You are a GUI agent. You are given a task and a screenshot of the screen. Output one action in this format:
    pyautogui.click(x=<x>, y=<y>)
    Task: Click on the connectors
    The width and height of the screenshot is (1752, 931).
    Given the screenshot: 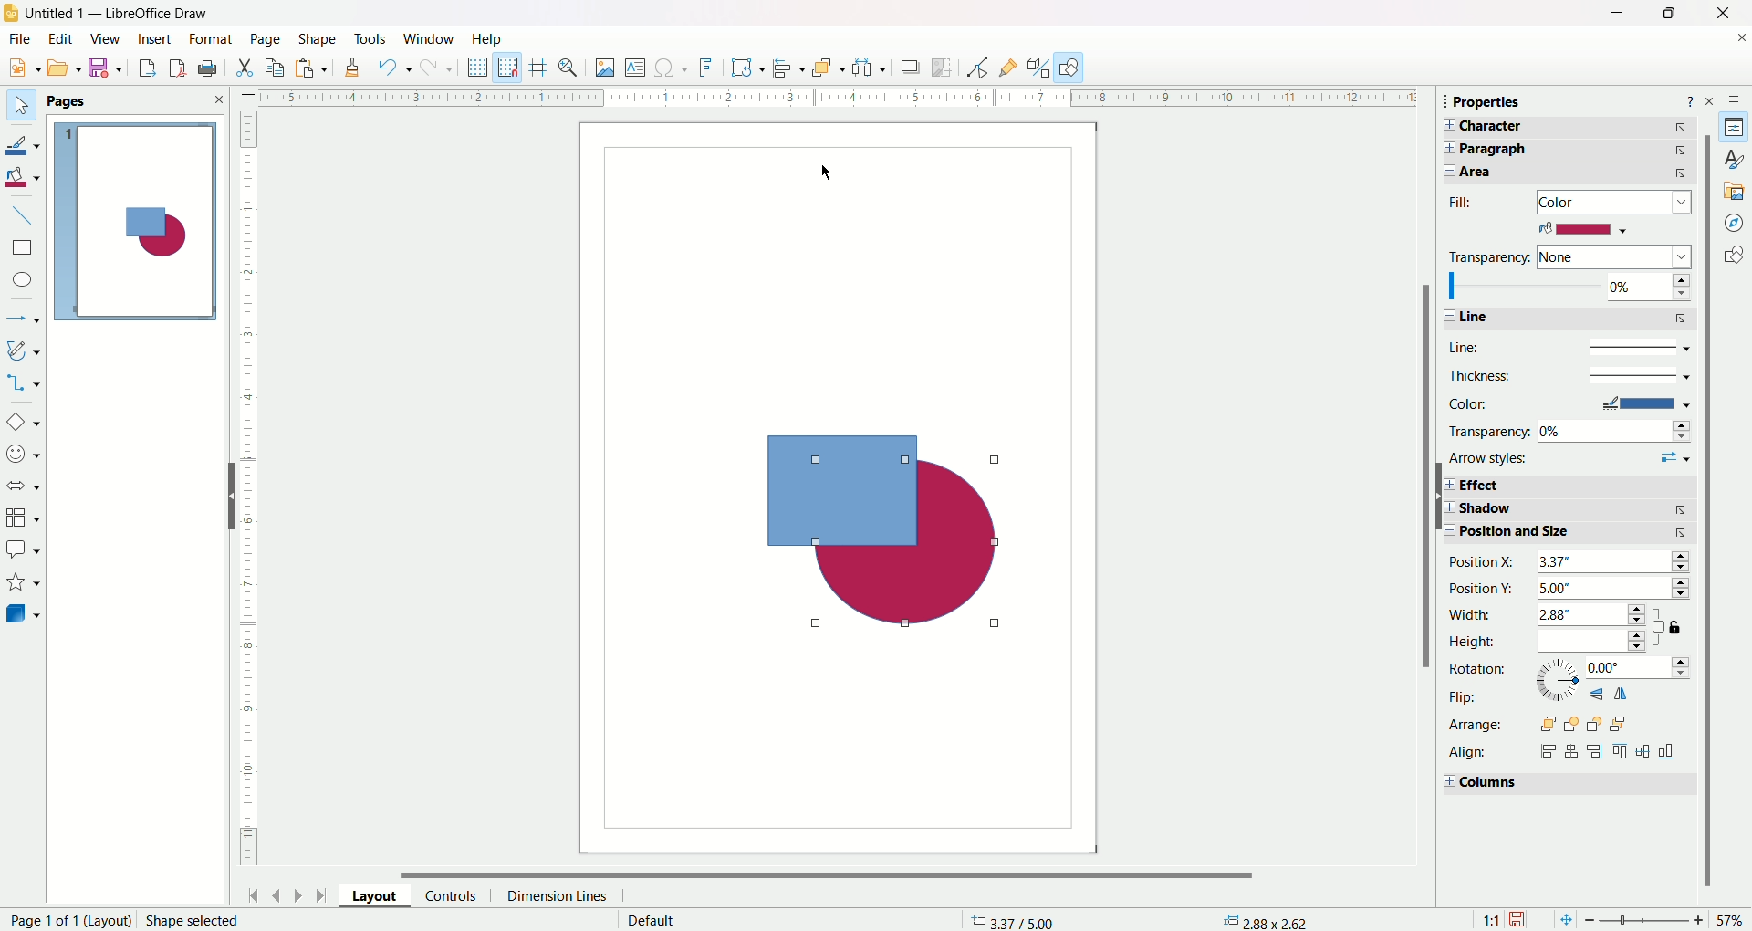 What is the action you would take?
    pyautogui.click(x=25, y=382)
    